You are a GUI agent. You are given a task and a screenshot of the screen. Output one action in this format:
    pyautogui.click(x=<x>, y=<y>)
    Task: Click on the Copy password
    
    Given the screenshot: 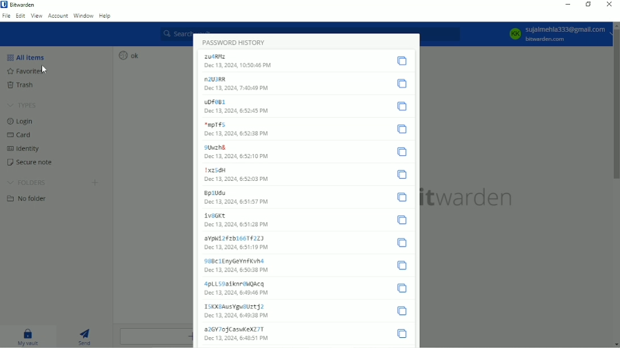 What is the action you would take?
    pyautogui.click(x=401, y=198)
    